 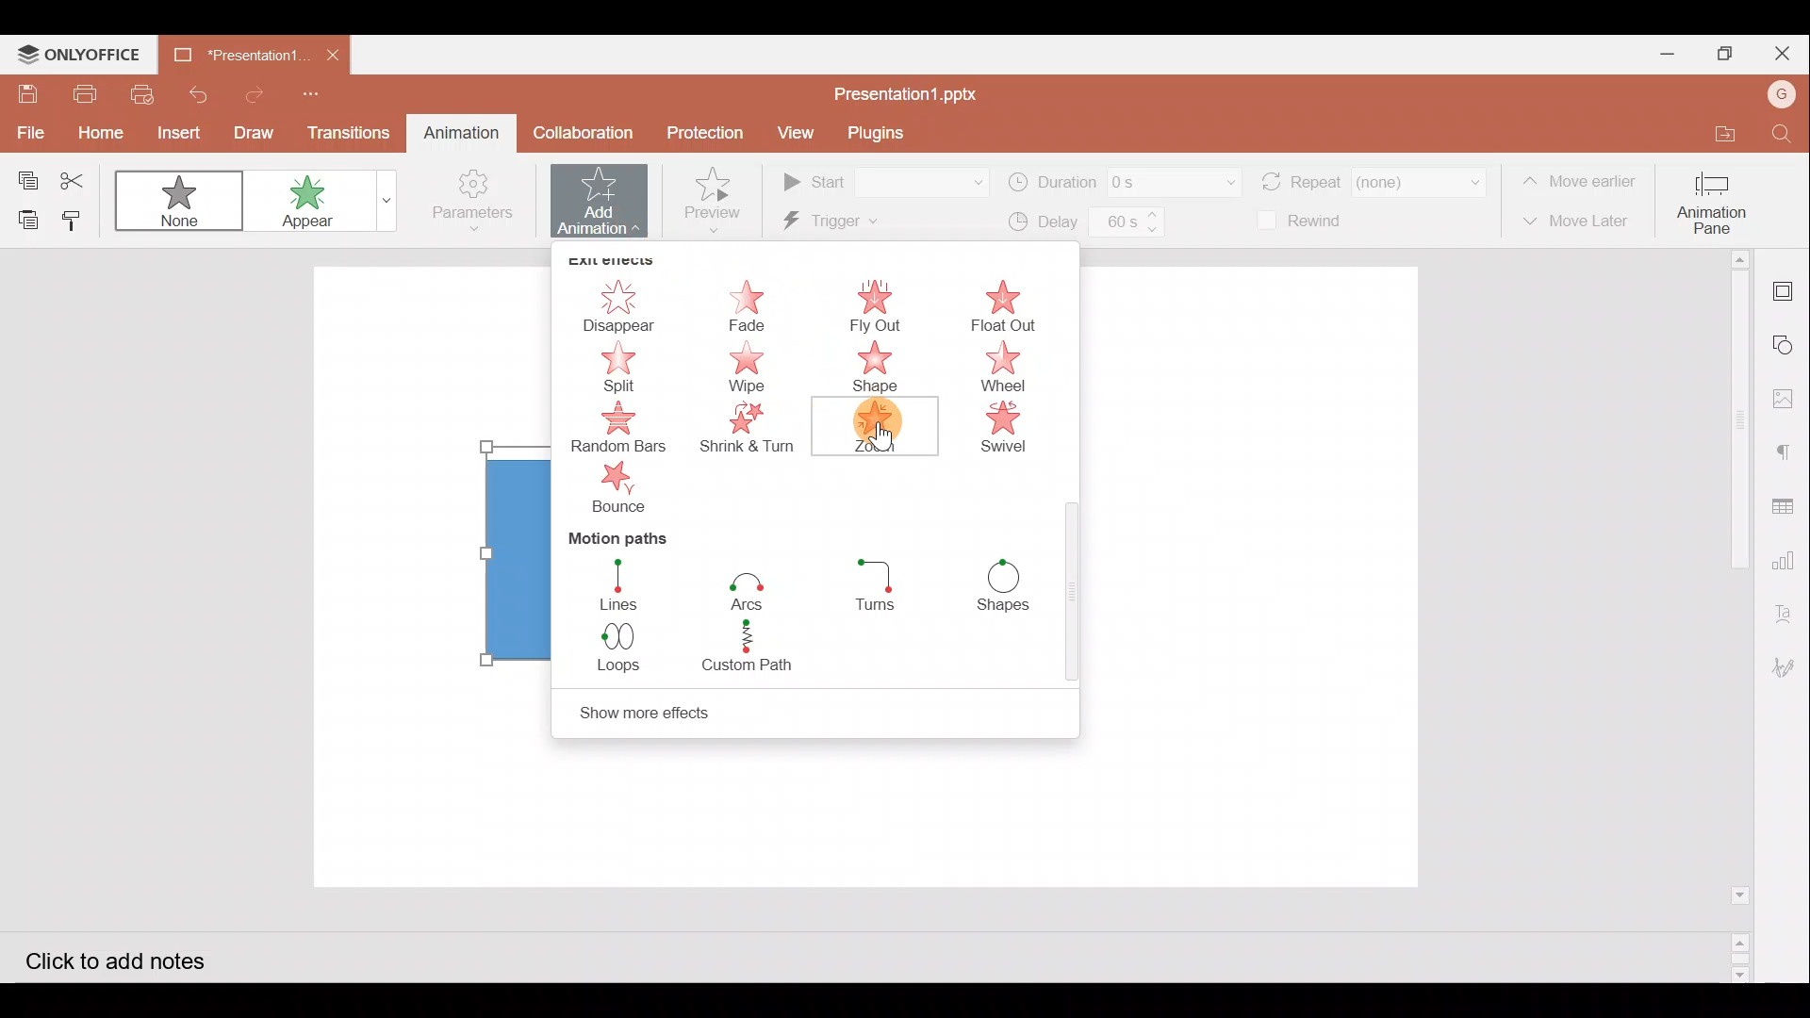 I want to click on Wheel, so click(x=1007, y=369).